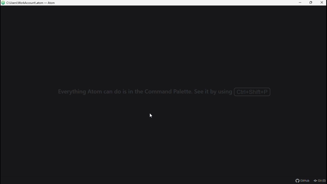 The width and height of the screenshot is (327, 184). Describe the element at coordinates (165, 92) in the screenshot. I see `Text` at that location.